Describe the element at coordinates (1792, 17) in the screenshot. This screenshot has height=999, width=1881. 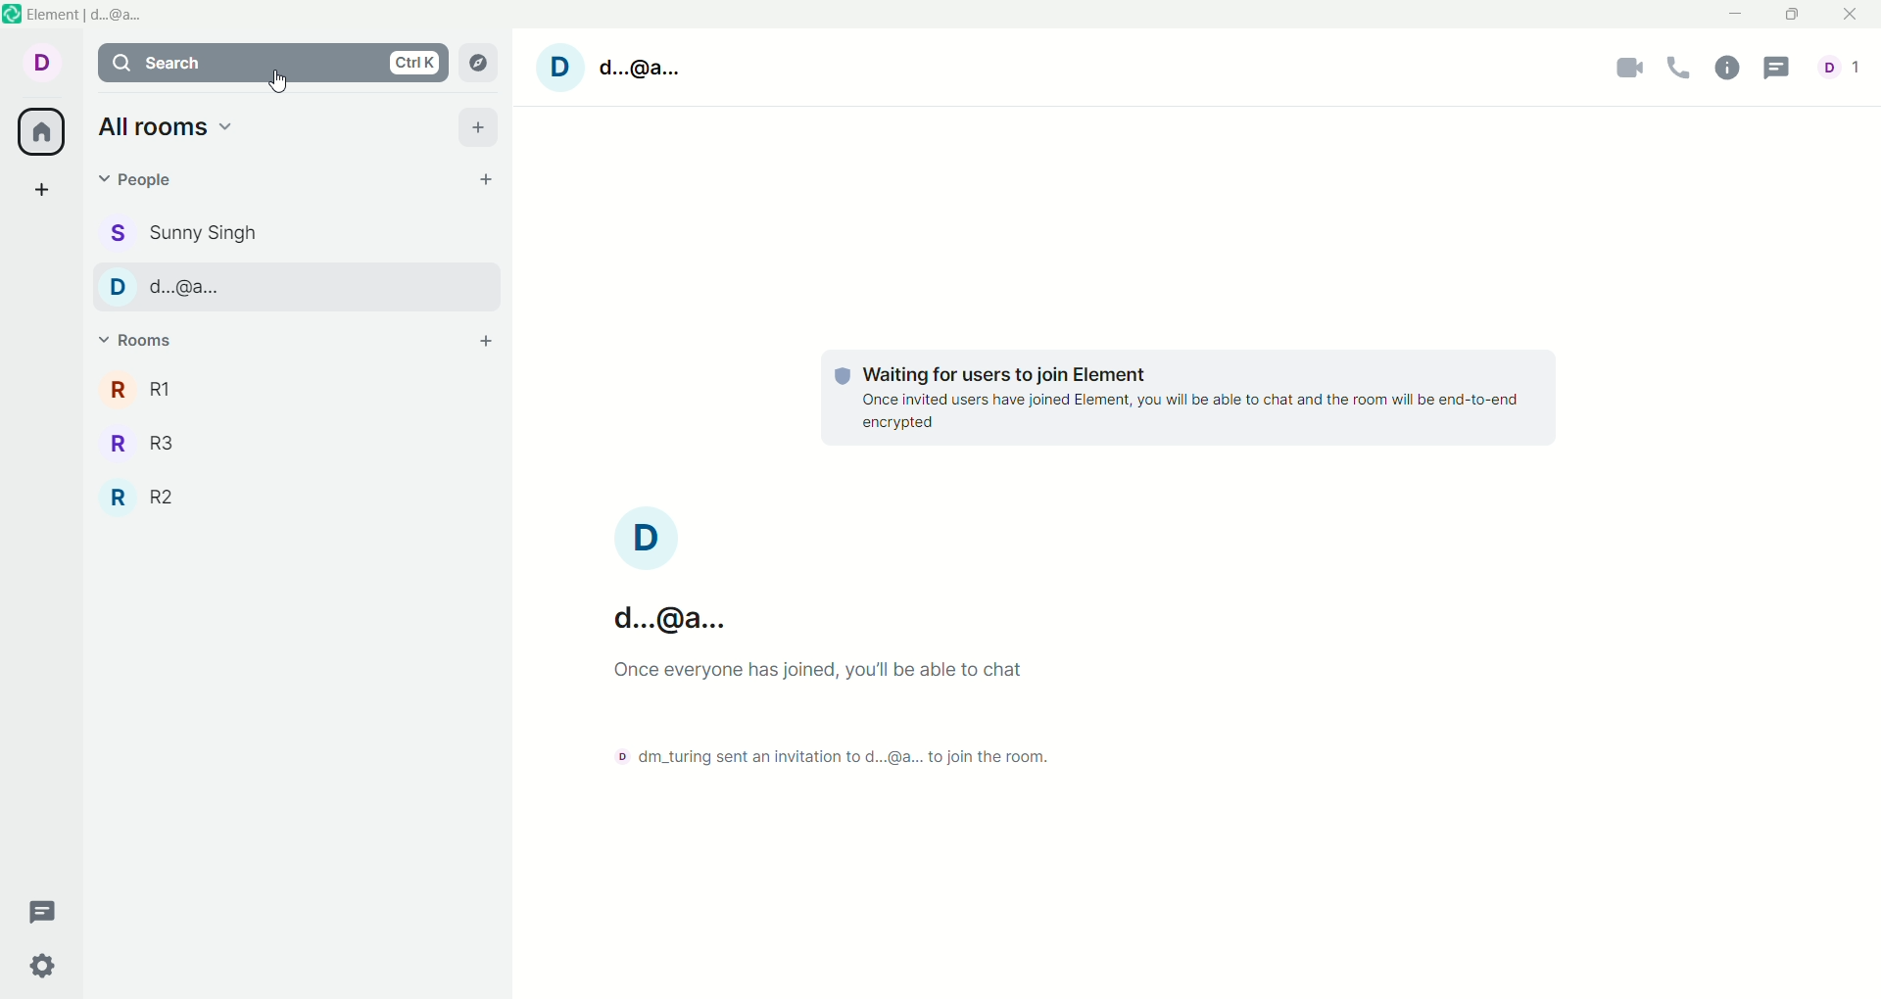
I see `maximize` at that location.